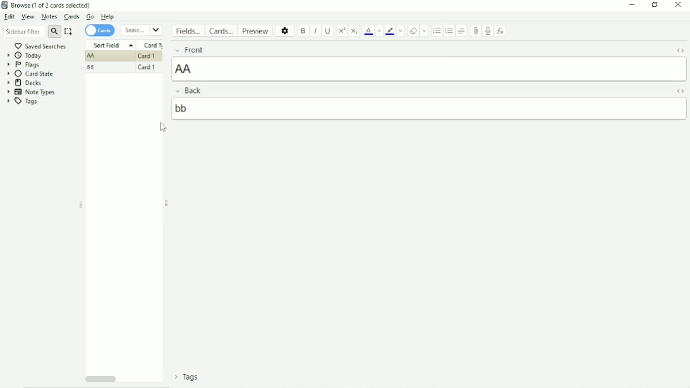 This screenshot has height=388, width=690. Describe the element at coordinates (72, 17) in the screenshot. I see `Cards` at that location.